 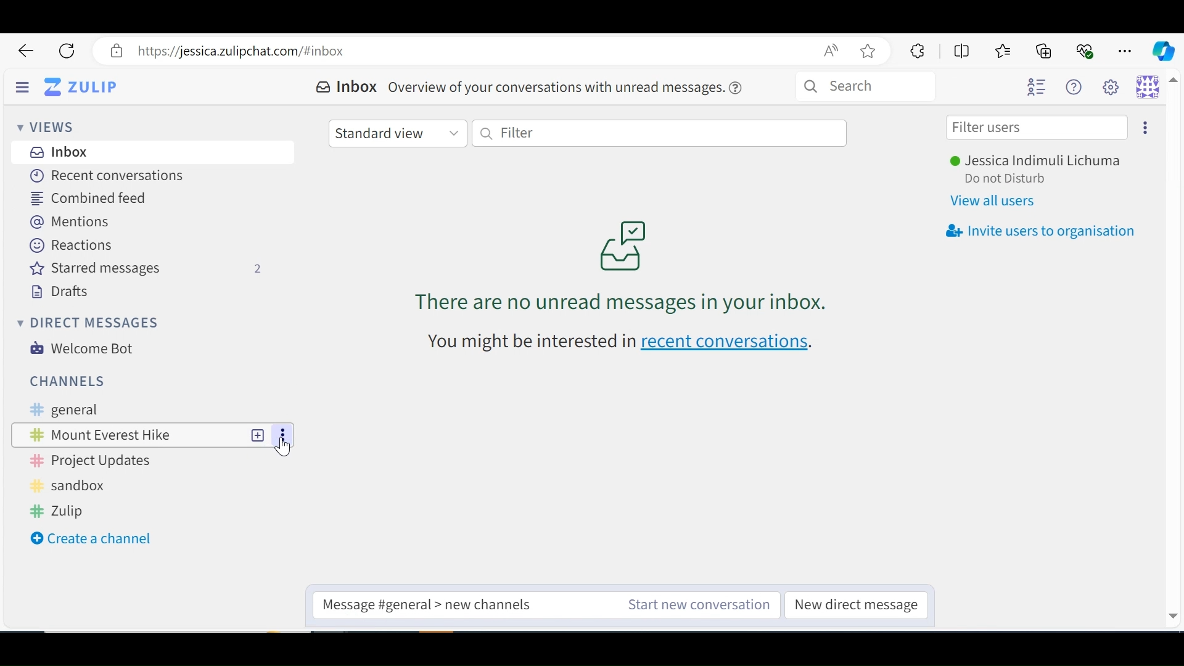 What do you see at coordinates (960, 50) in the screenshot?
I see `Split screen` at bounding box center [960, 50].